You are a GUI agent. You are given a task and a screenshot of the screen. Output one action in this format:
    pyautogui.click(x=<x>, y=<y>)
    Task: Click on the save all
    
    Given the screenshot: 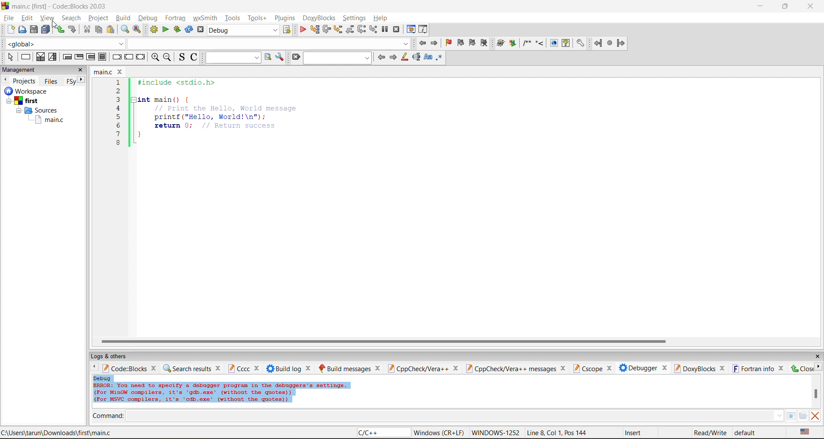 What is the action you would take?
    pyautogui.click(x=47, y=30)
    